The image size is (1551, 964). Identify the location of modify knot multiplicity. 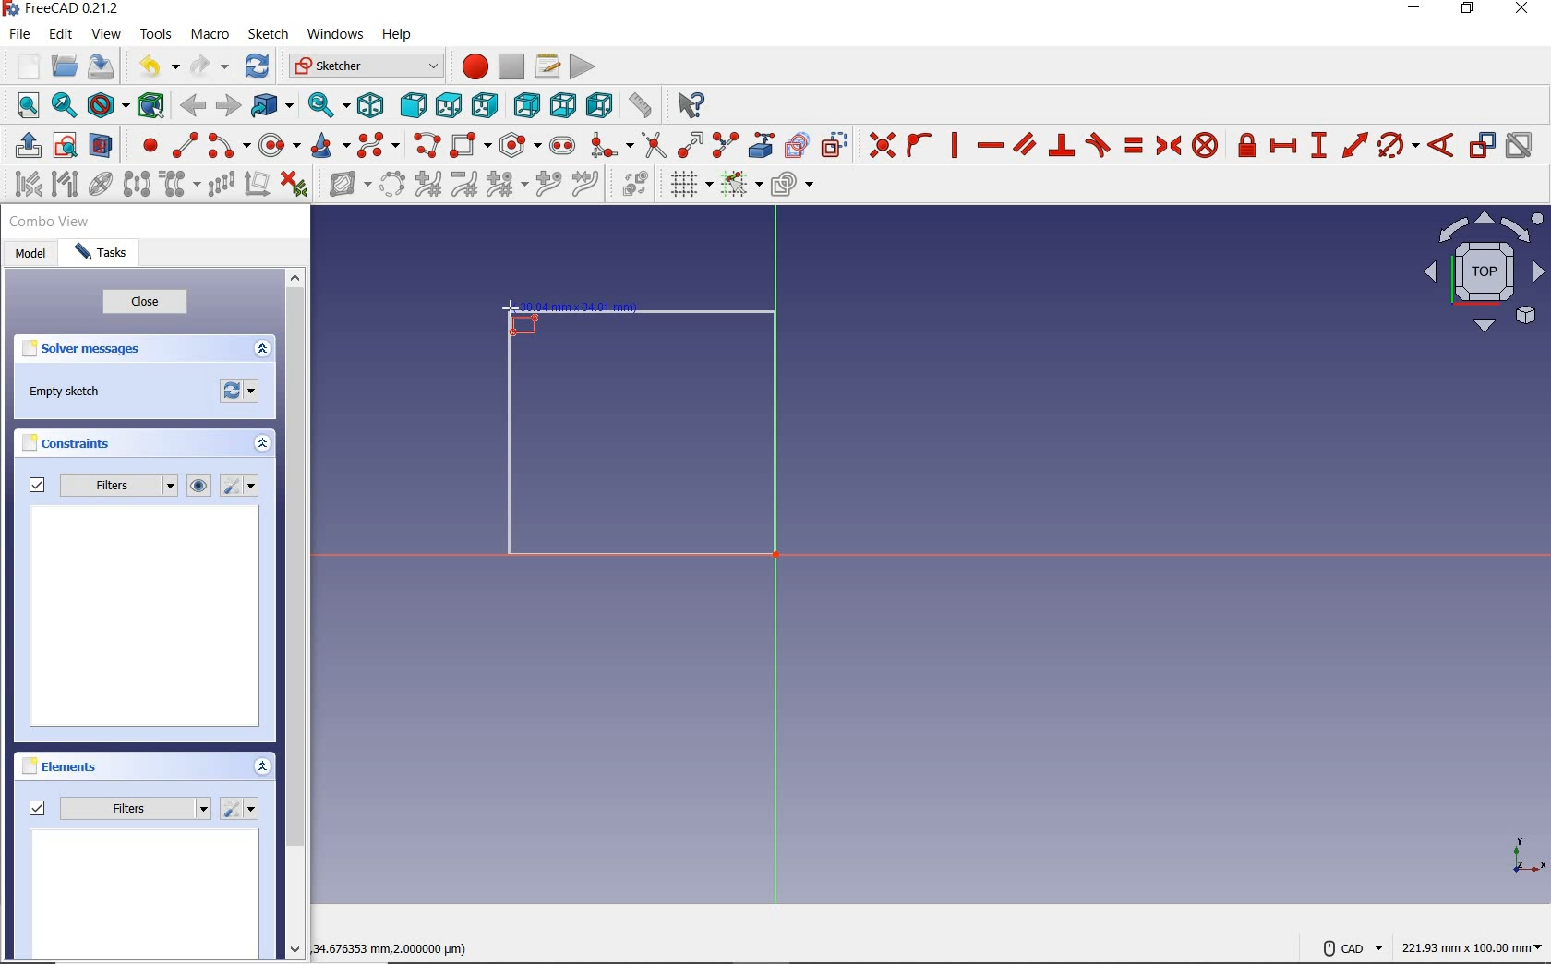
(506, 185).